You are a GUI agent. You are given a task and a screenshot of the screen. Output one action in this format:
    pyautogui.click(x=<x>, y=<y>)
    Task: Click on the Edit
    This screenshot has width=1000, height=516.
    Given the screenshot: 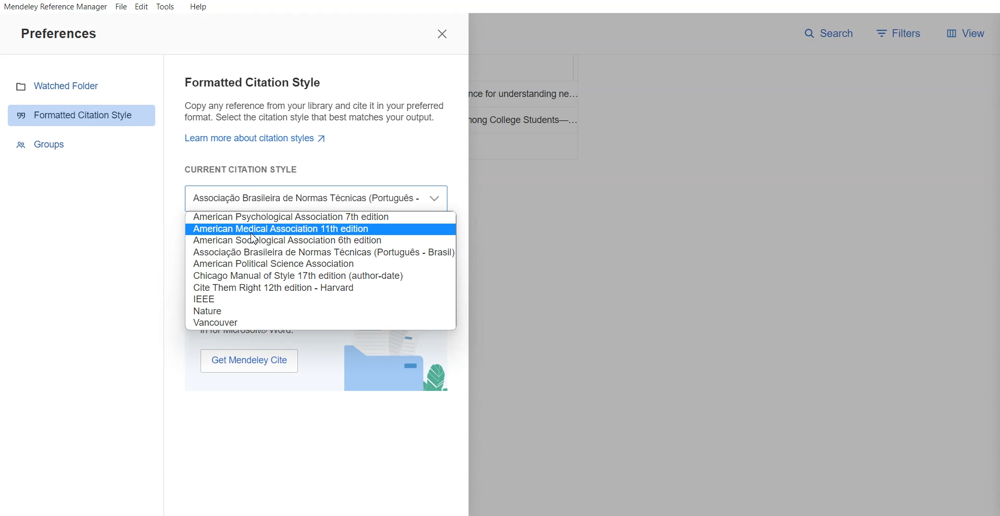 What is the action you would take?
    pyautogui.click(x=141, y=7)
    